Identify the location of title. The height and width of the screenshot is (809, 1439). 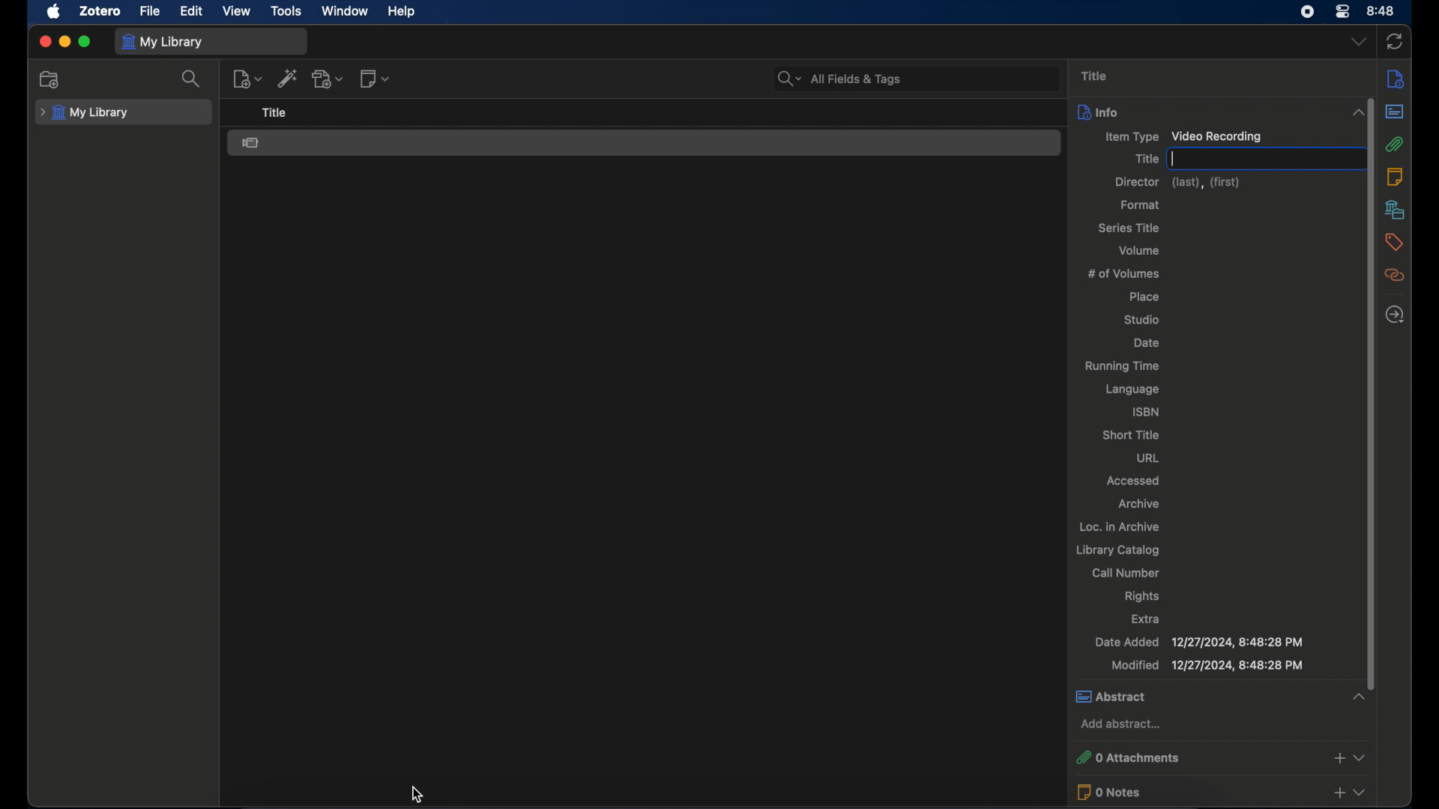
(1145, 159).